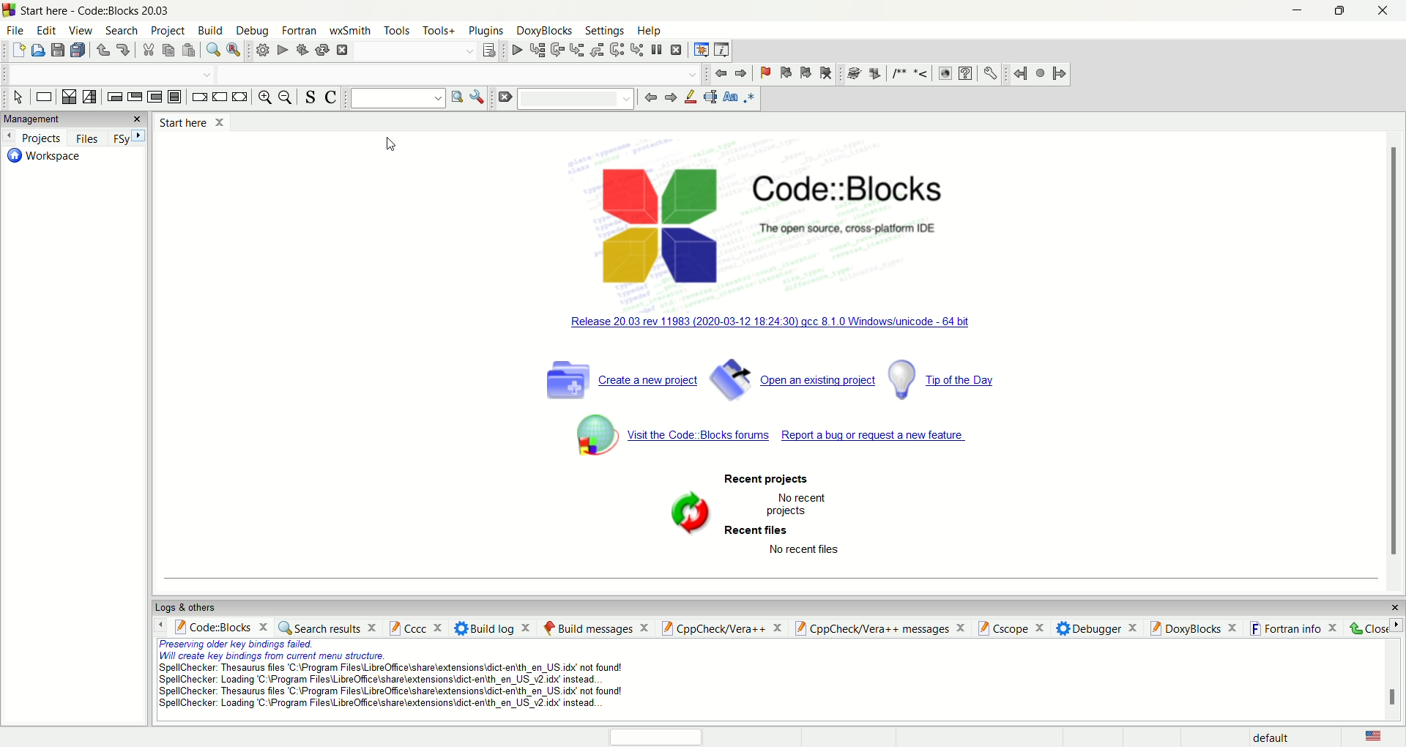 The height and width of the screenshot is (747, 1406). Describe the element at coordinates (34, 138) in the screenshot. I see `projects` at that location.